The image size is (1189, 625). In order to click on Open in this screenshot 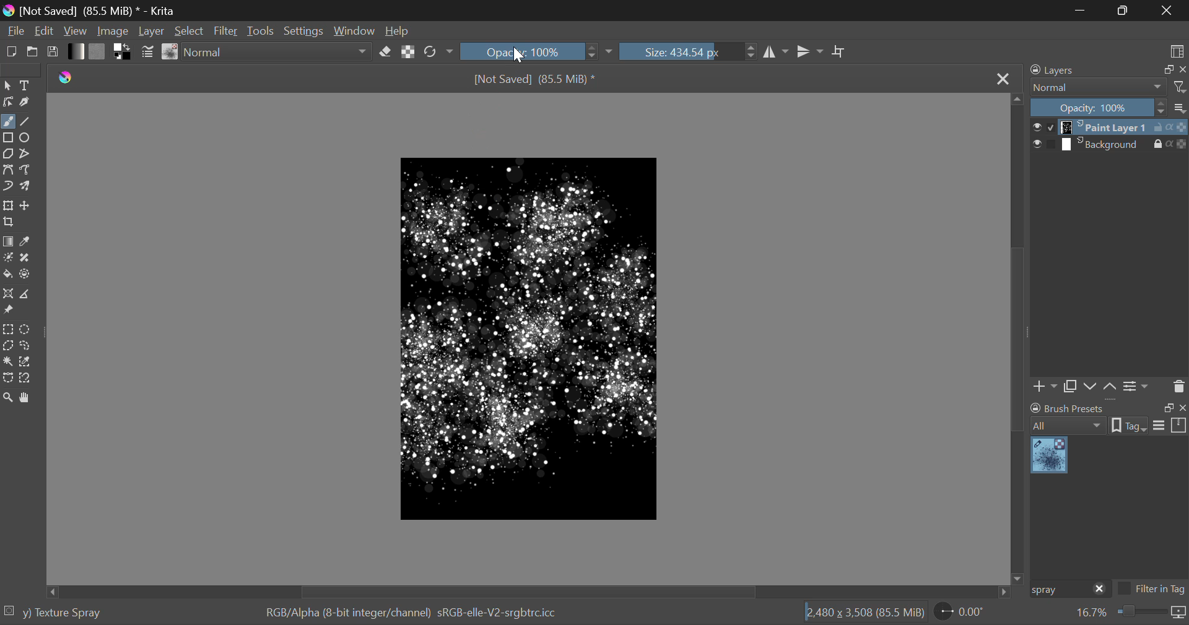, I will do `click(33, 51)`.